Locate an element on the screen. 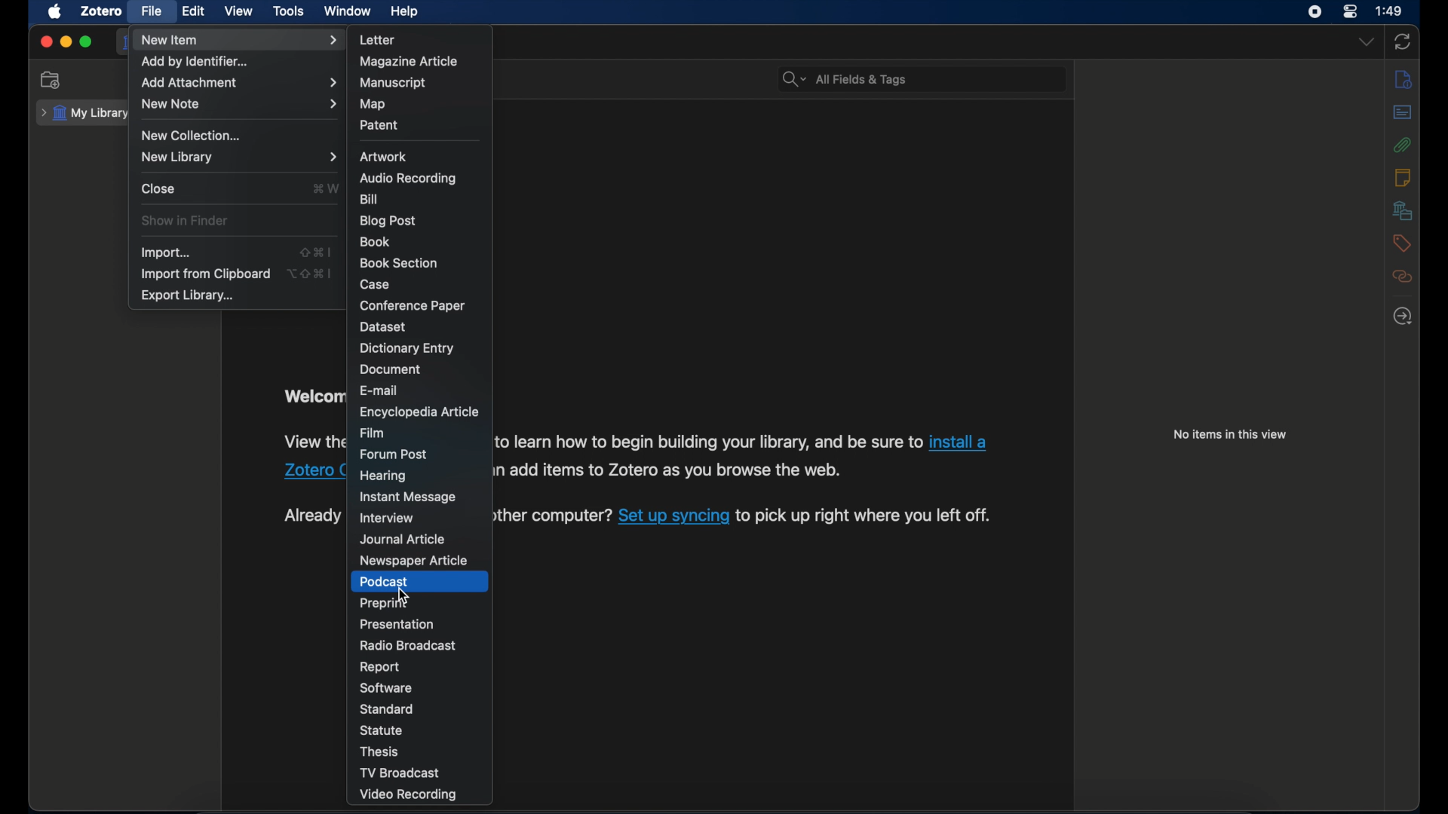  artwork is located at coordinates (384, 157).